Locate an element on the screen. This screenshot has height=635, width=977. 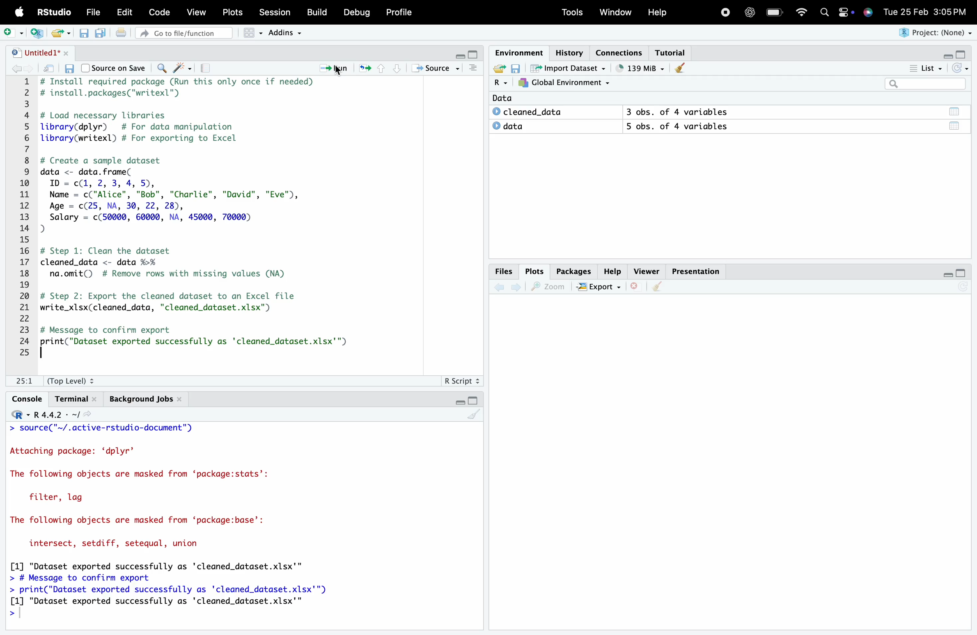
Files is located at coordinates (504, 271).